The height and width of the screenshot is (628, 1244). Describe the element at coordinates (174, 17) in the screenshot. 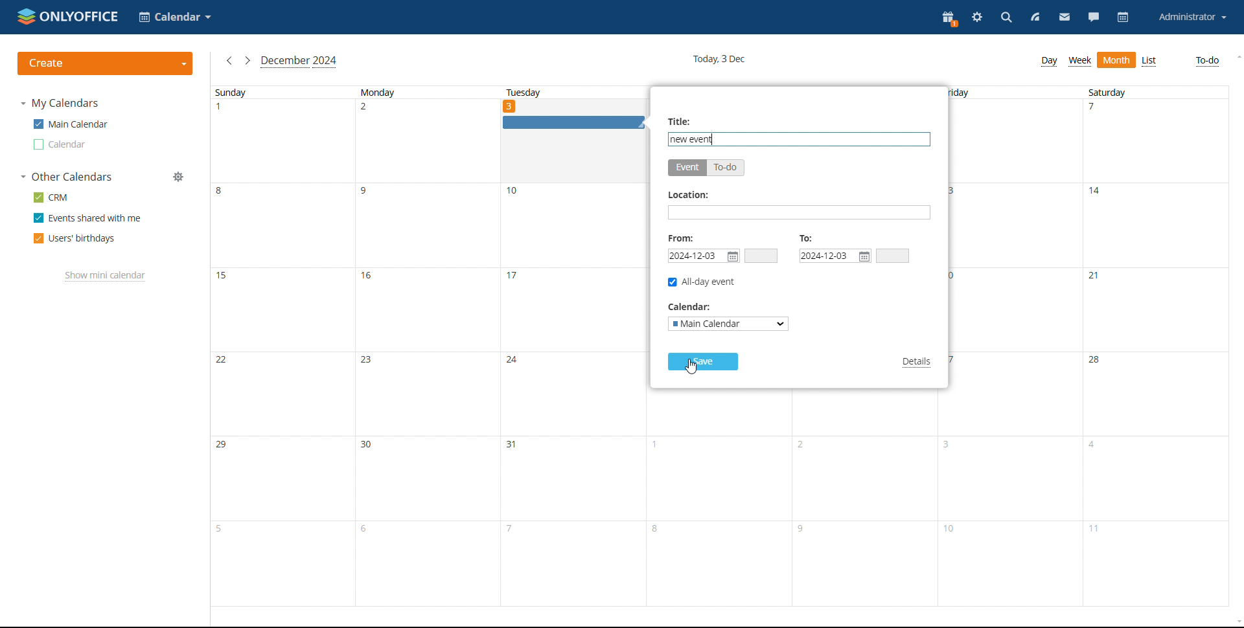

I see `select application` at that location.